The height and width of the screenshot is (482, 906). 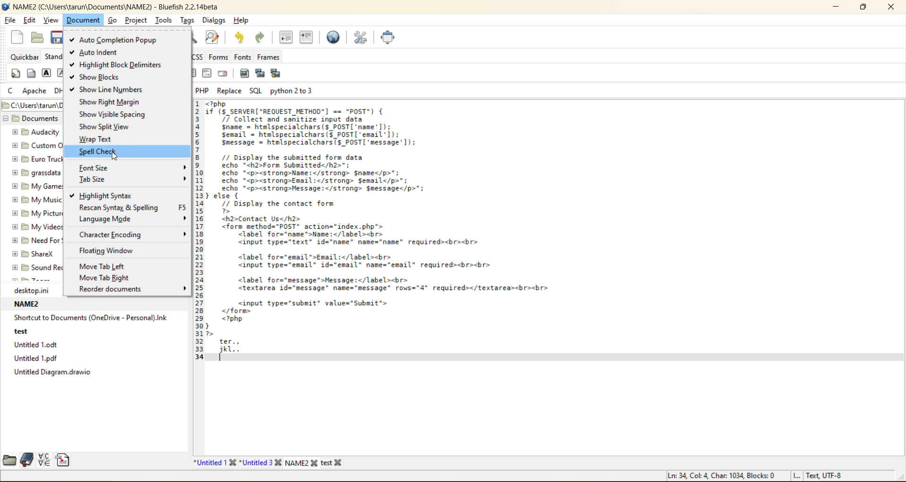 I want to click on fonts, so click(x=239, y=57).